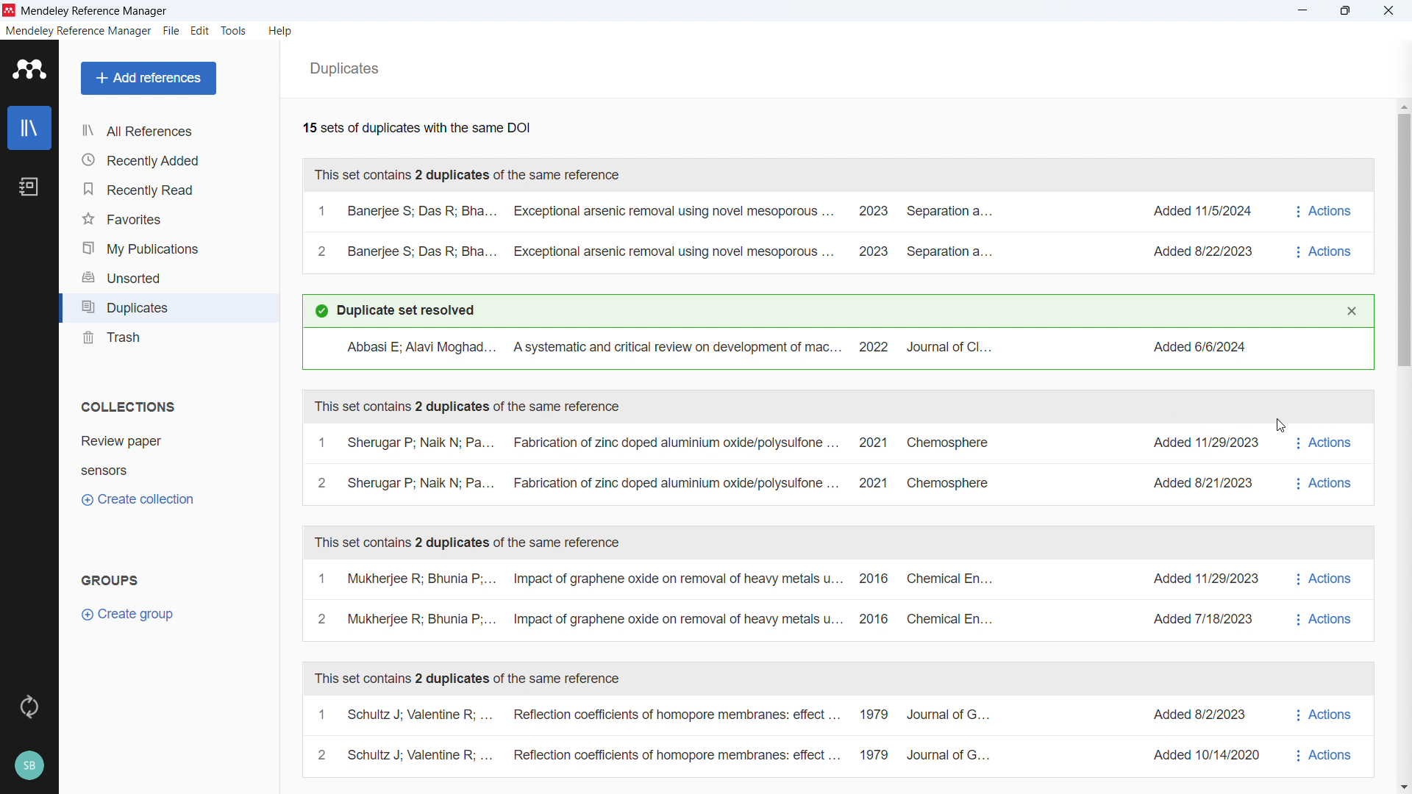 This screenshot has width=1412, height=794. I want to click on trash, so click(168, 337).